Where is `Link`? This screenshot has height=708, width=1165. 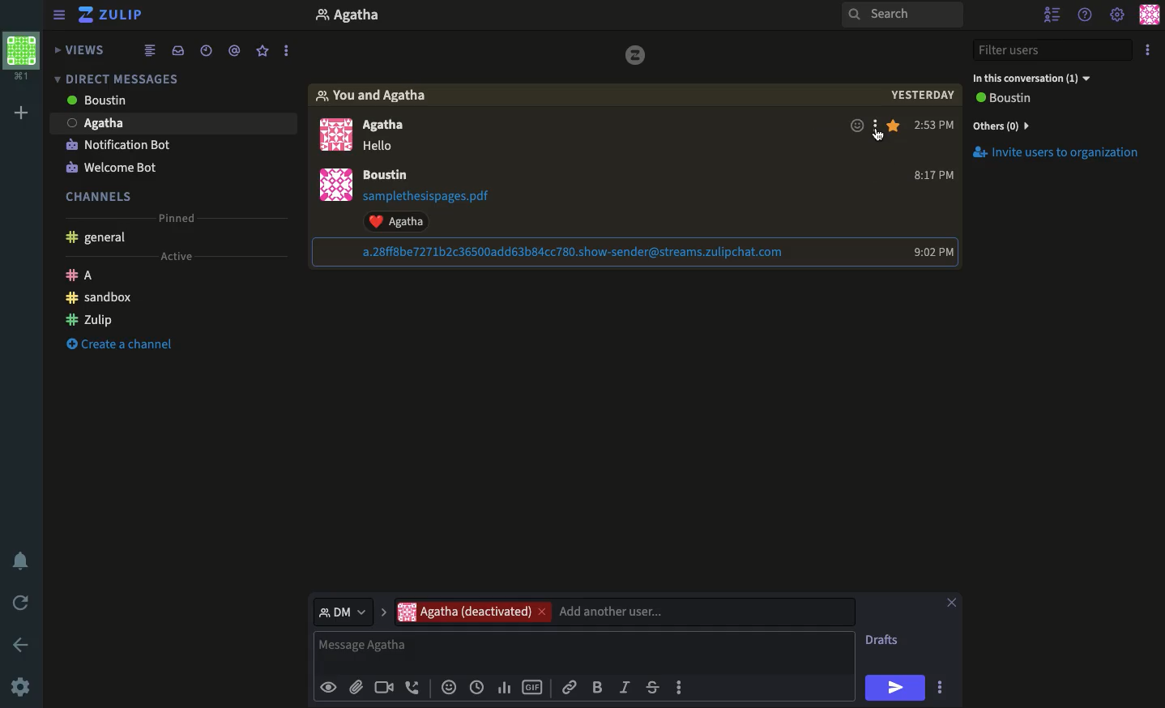
Link is located at coordinates (570, 685).